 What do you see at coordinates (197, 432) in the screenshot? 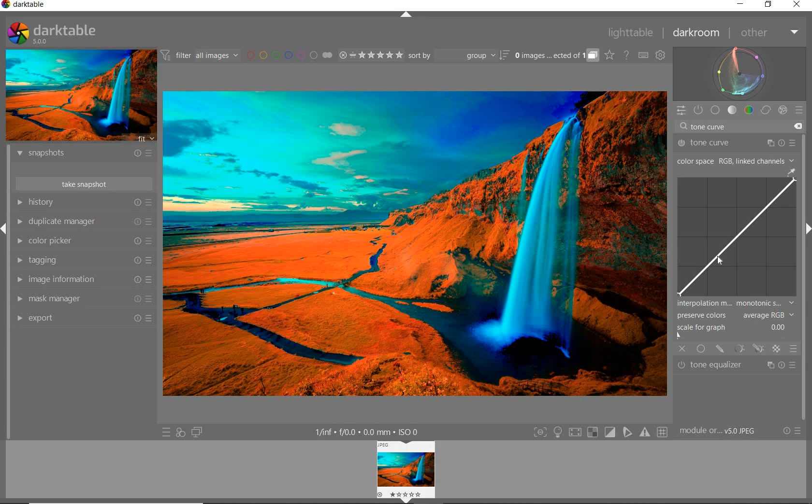
I see `DISPLAY A SECOND DARKROOM IMAGE WINDOW` at bounding box center [197, 432].